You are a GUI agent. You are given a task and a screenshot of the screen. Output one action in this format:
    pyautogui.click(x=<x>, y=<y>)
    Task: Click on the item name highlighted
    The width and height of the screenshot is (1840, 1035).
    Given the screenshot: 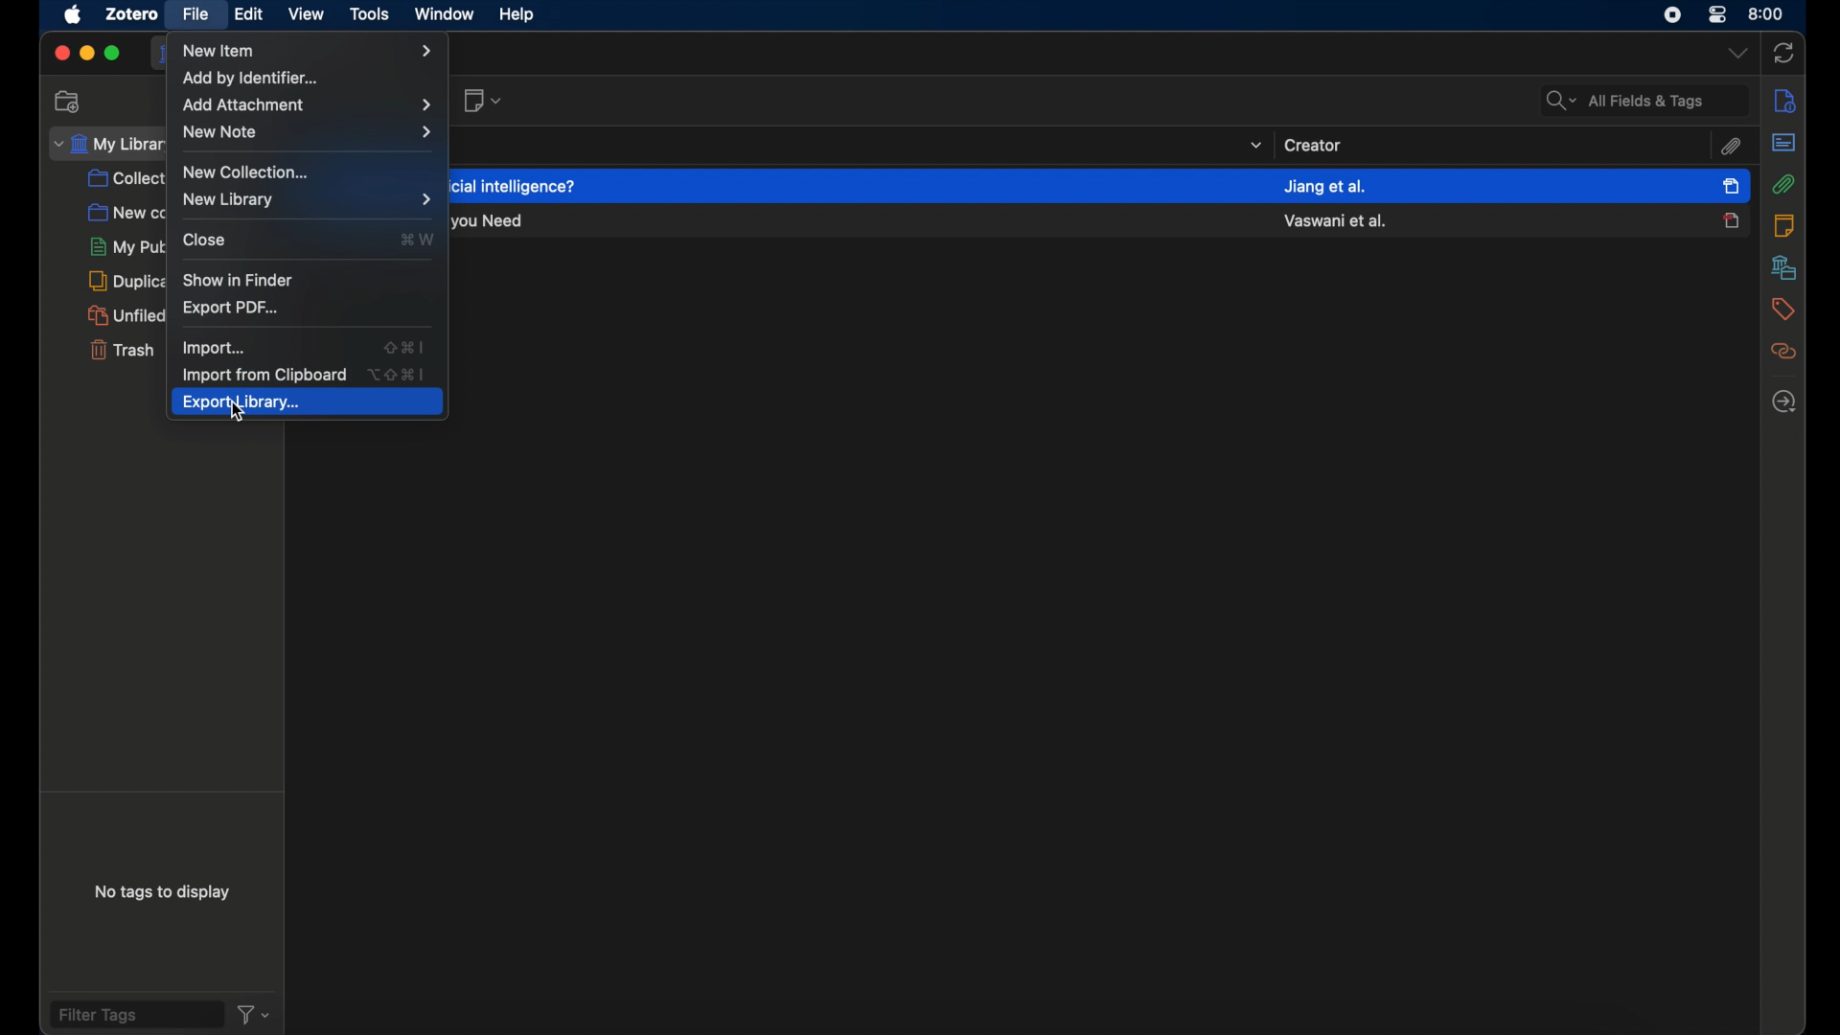 What is the action you would take?
    pyautogui.click(x=518, y=185)
    